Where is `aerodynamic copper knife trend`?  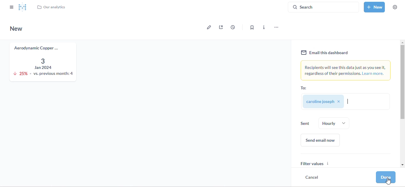
aerodynamic copper knife trend is located at coordinates (42, 61).